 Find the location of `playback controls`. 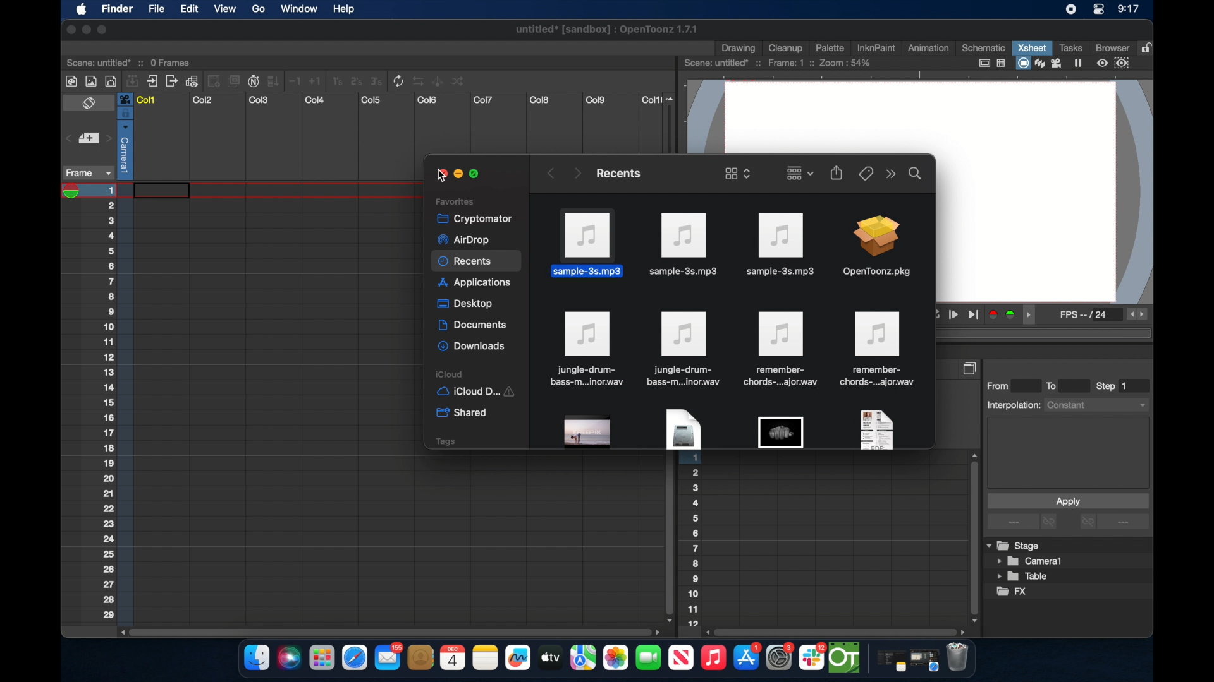

playback controls is located at coordinates (957, 315).